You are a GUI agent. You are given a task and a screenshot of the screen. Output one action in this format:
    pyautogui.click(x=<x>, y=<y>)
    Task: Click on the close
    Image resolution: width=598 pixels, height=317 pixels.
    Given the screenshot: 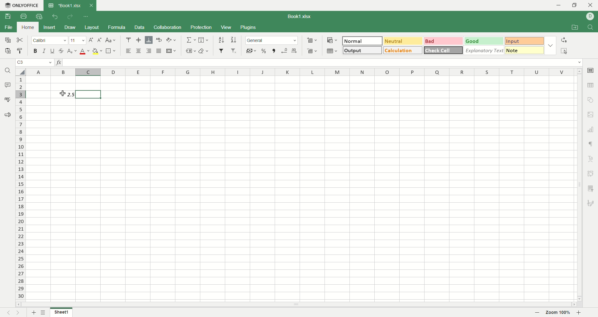 What is the action you would take?
    pyautogui.click(x=591, y=6)
    